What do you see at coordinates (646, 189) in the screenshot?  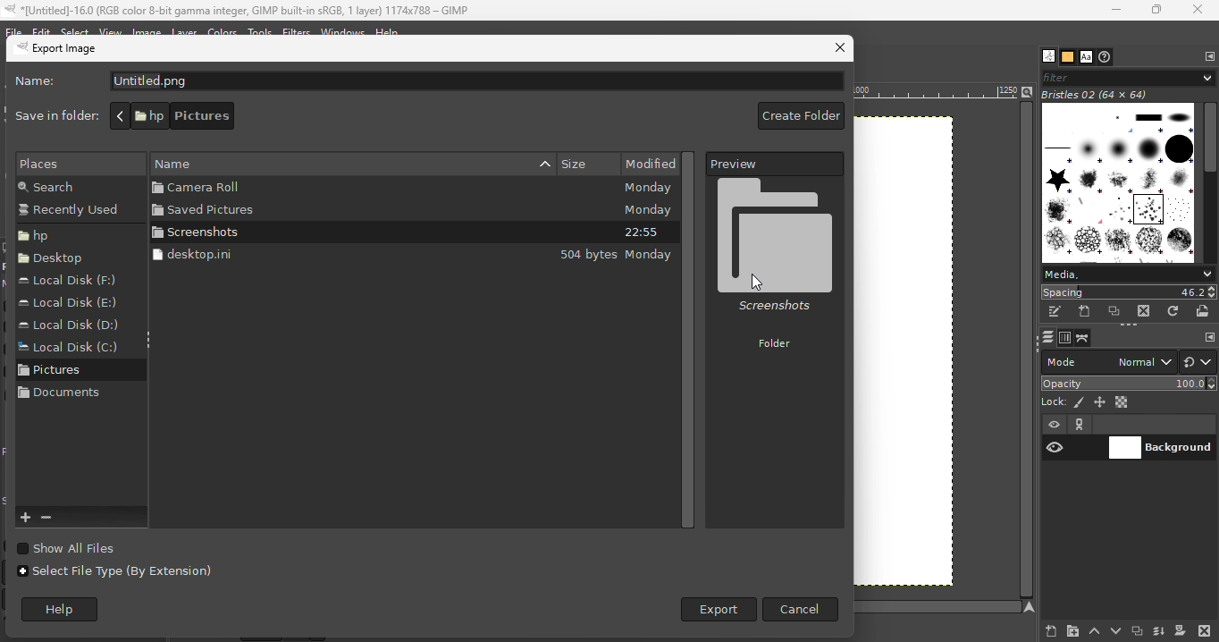 I see `Monday` at bounding box center [646, 189].